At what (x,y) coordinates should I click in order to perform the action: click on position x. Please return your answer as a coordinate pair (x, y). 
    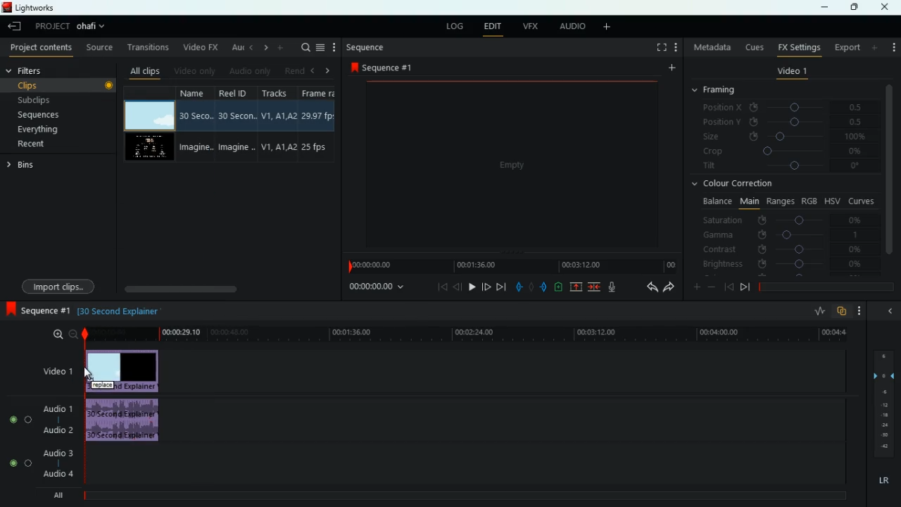
    Looking at the image, I should click on (786, 107).